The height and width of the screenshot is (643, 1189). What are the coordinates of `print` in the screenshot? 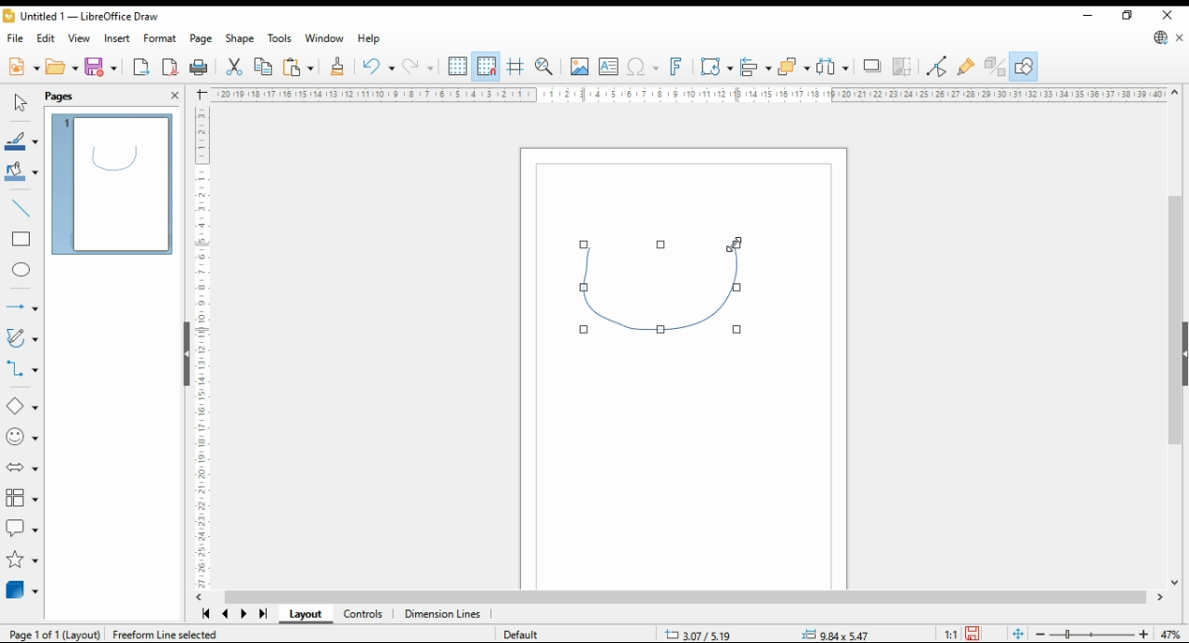 It's located at (201, 68).